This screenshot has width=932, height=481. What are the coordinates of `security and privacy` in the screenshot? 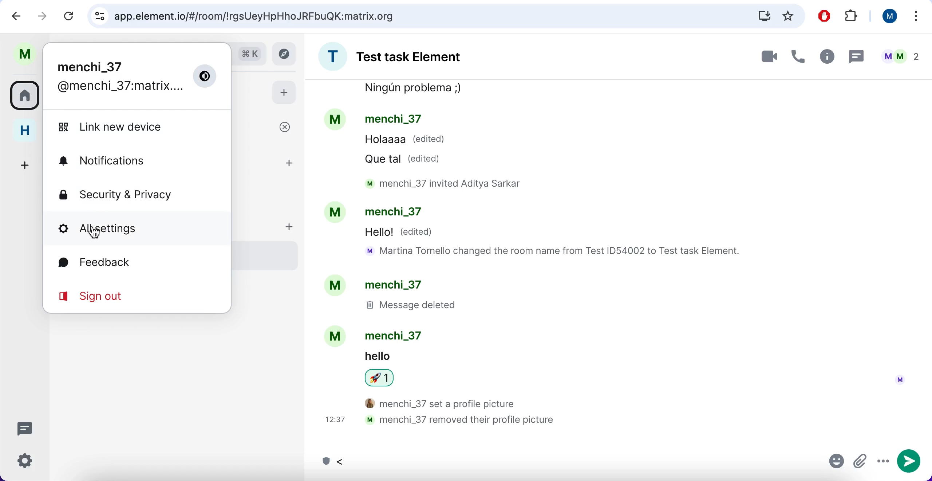 It's located at (135, 194).